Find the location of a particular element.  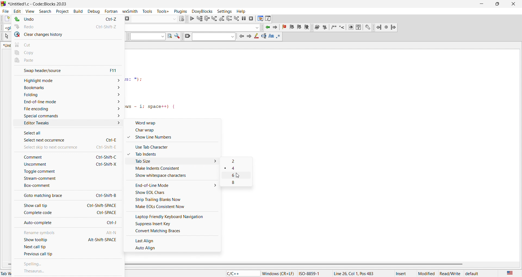

goto matching brace  is located at coordinates (45, 195).